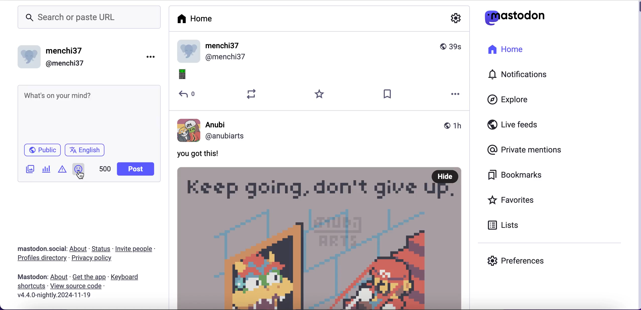 The height and width of the screenshot is (310, 641). I want to click on emoji, so click(186, 75).